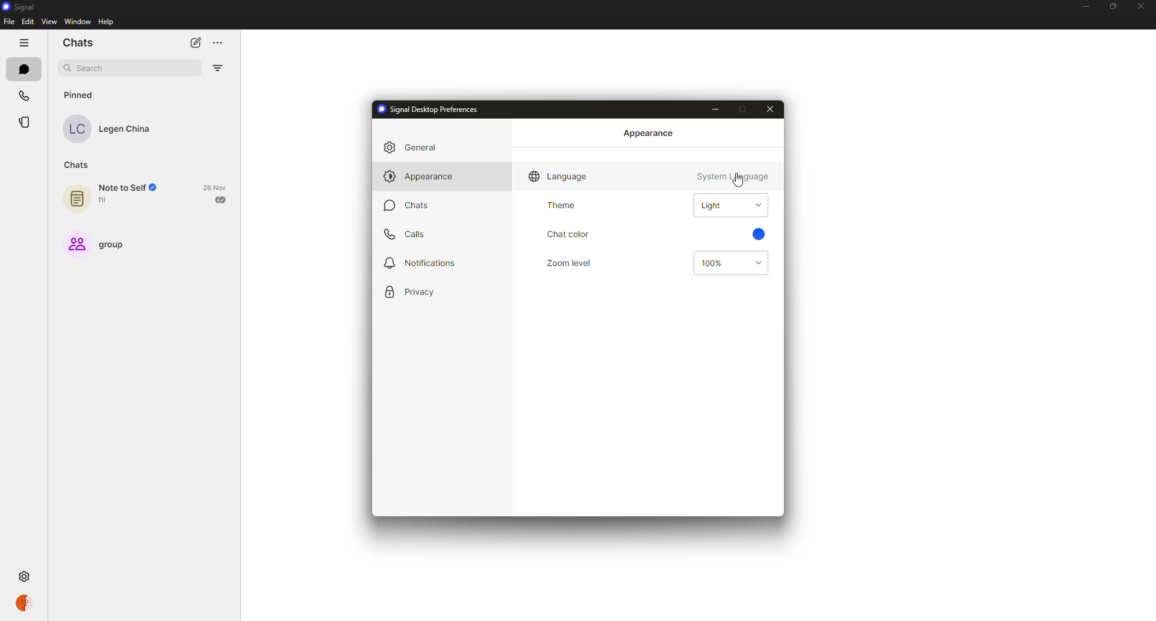  I want to click on window, so click(77, 22).